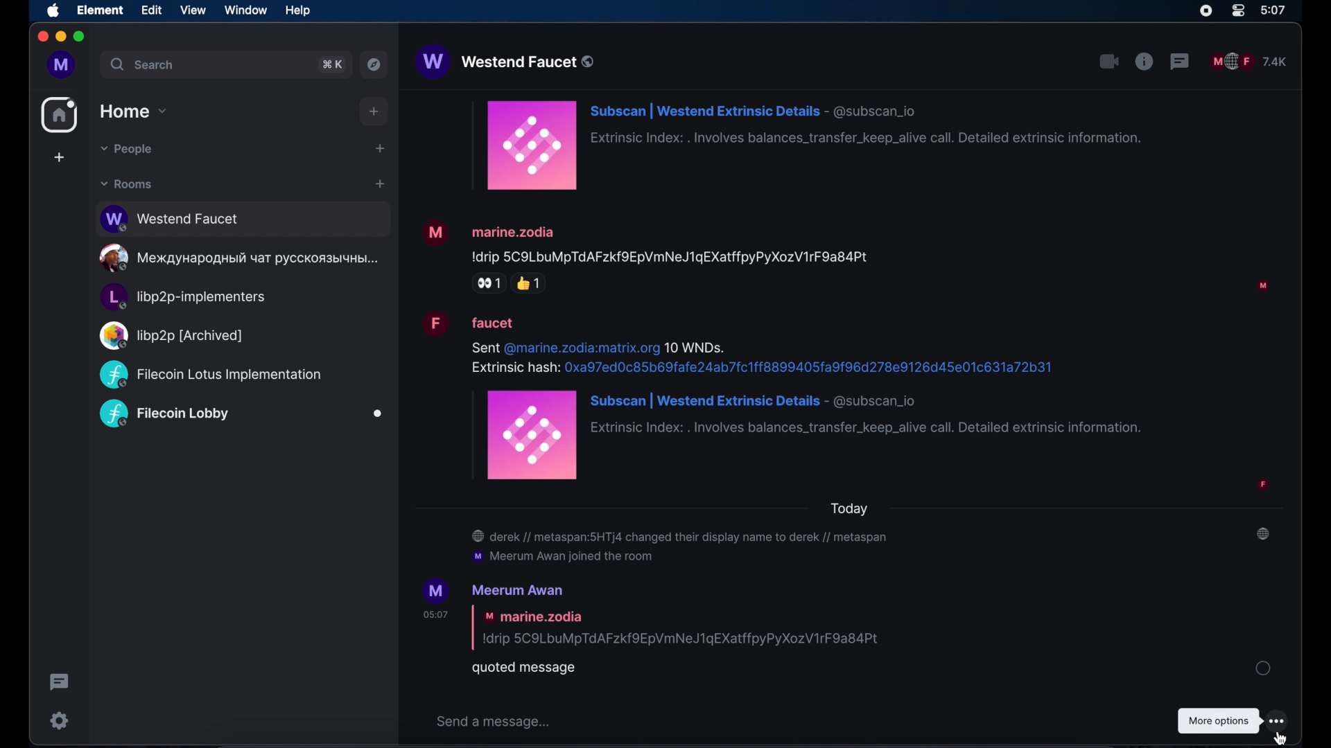  What do you see at coordinates (505, 63) in the screenshot?
I see `westend faucet public room name` at bounding box center [505, 63].